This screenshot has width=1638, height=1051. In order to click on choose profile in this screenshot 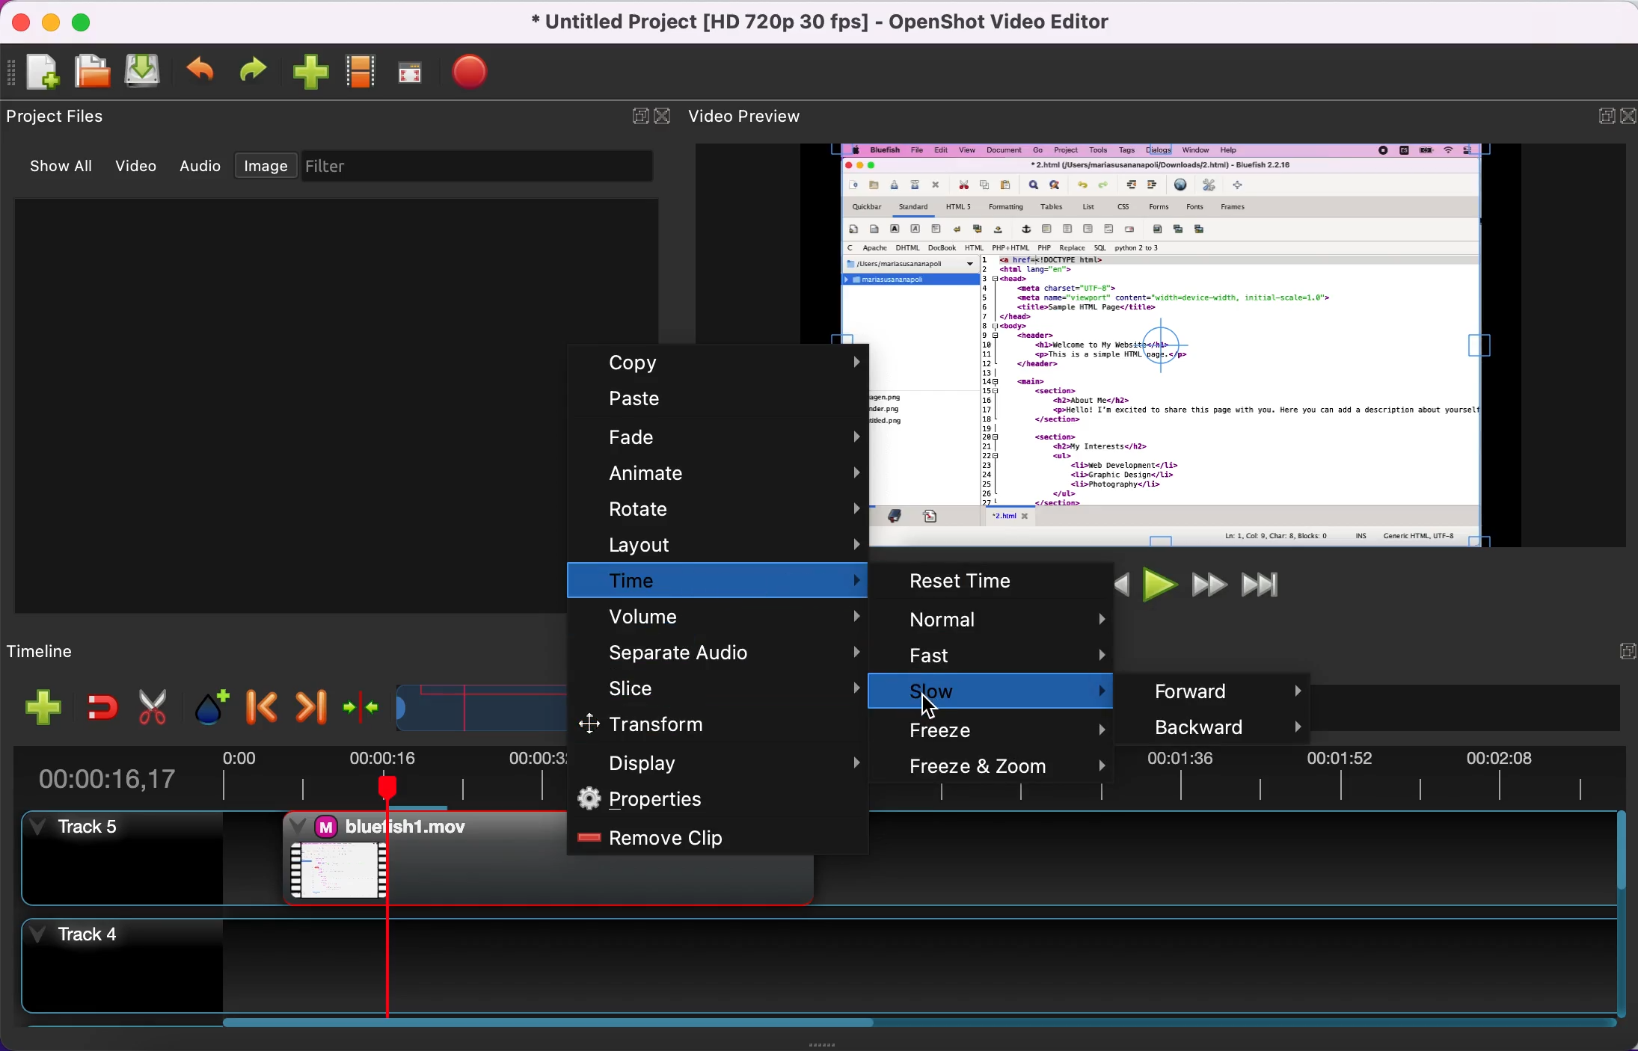, I will do `click(363, 72)`.